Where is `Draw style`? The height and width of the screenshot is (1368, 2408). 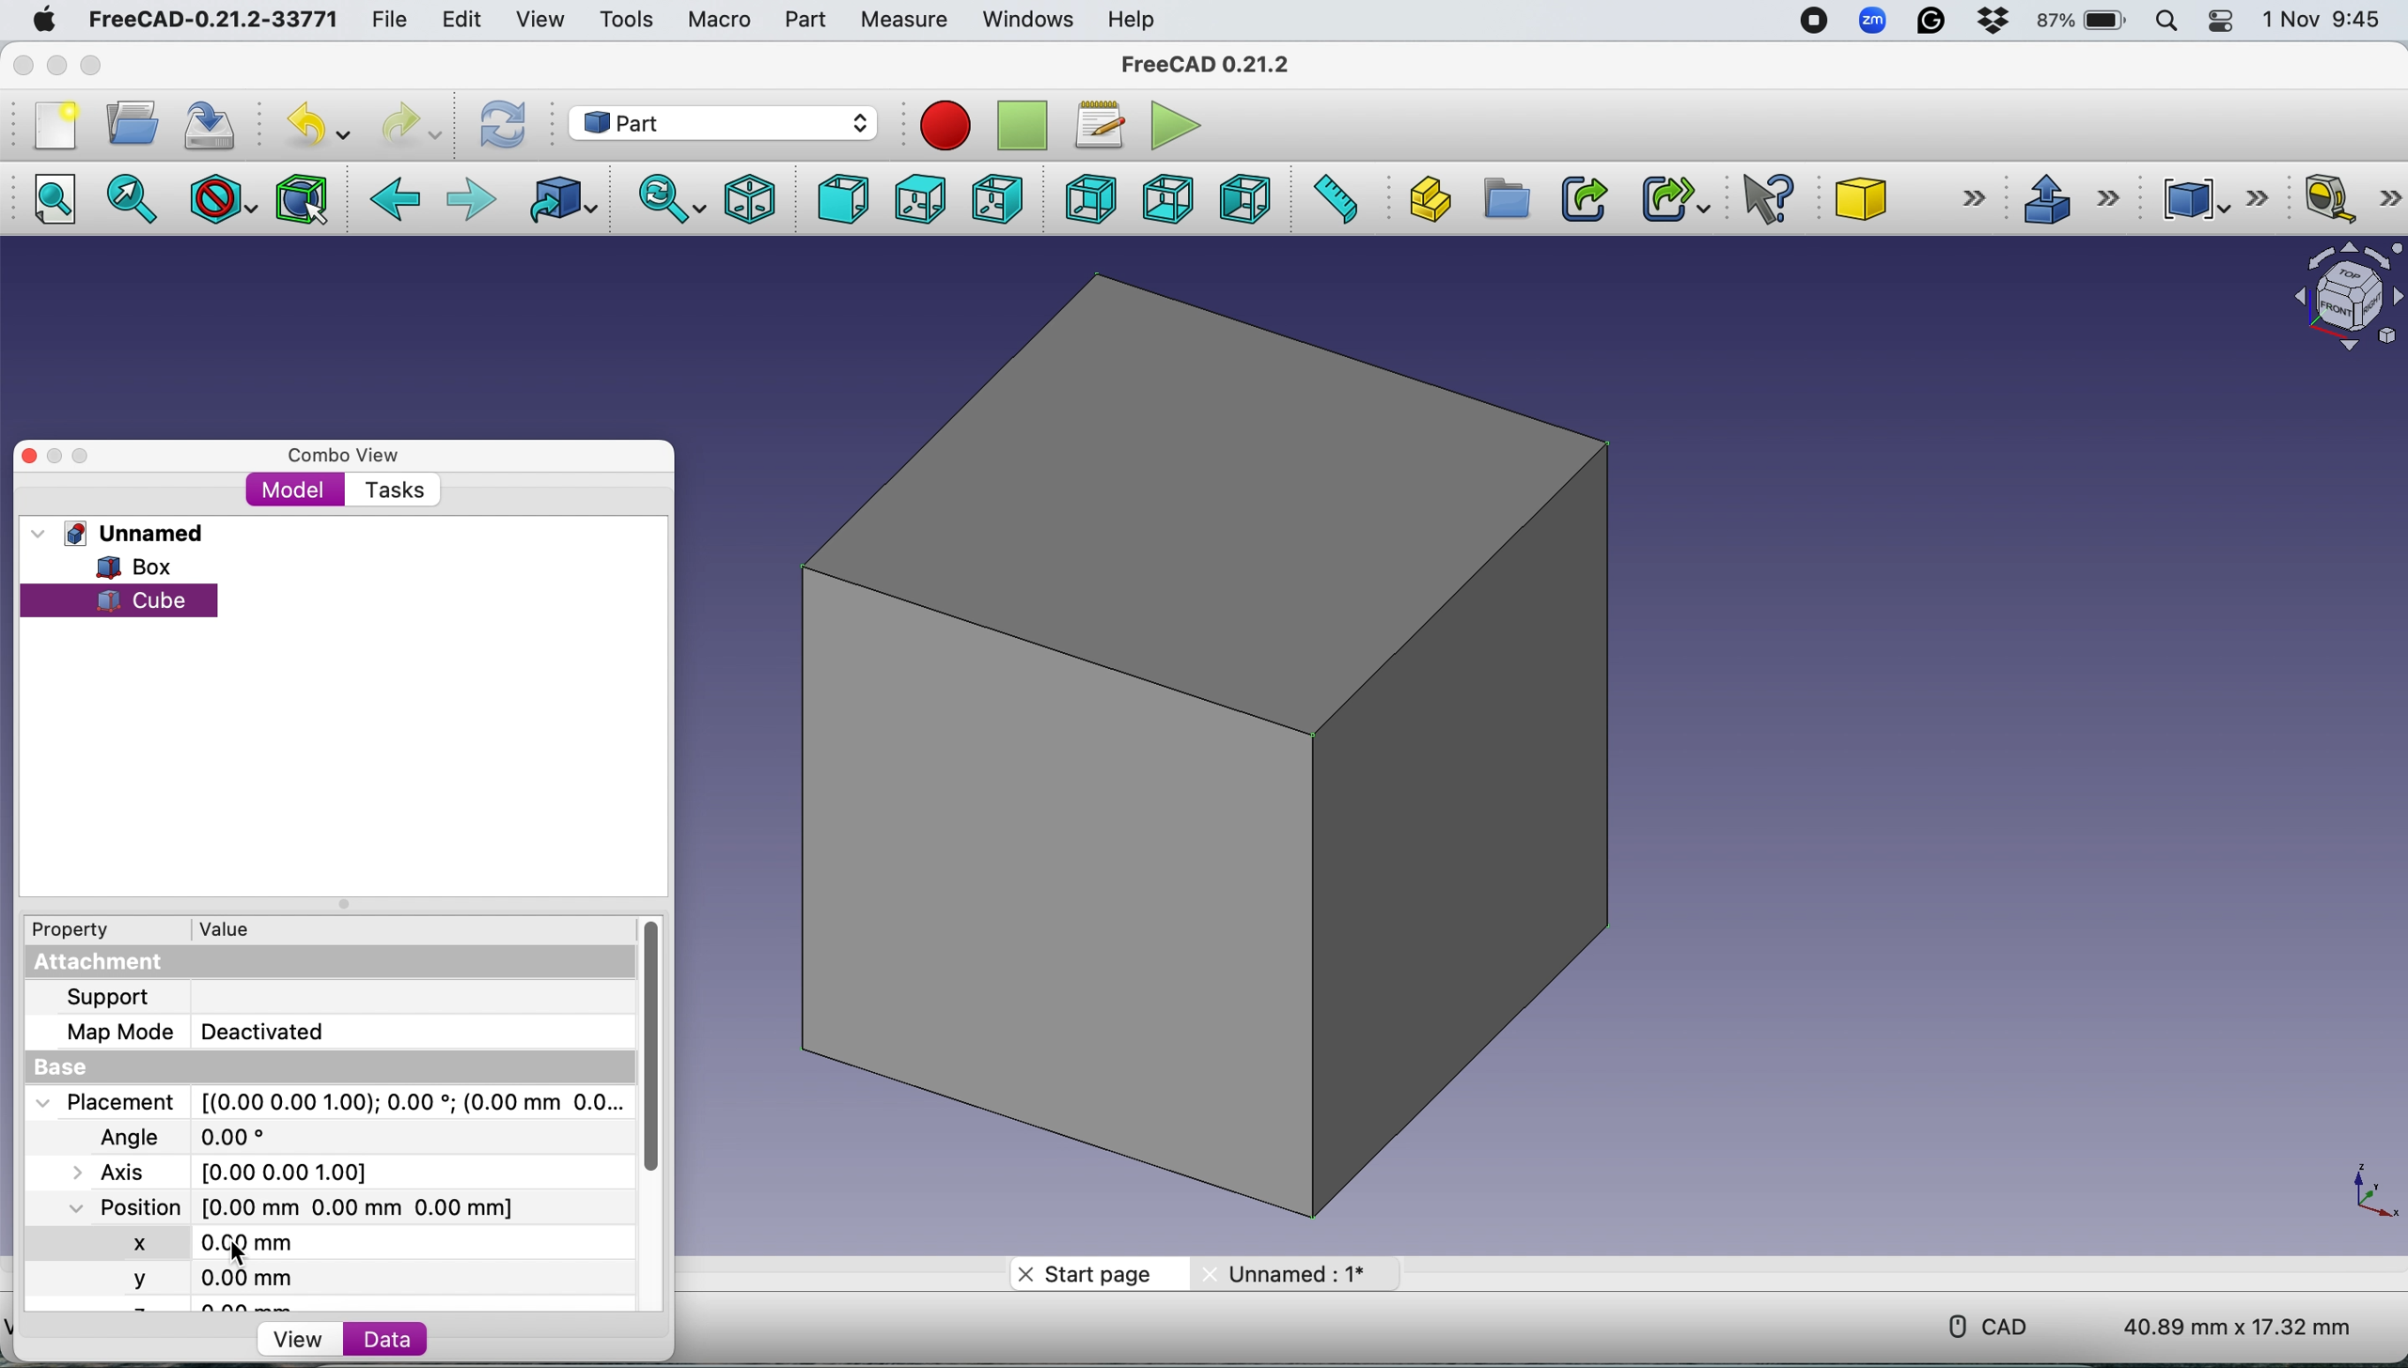
Draw style is located at coordinates (225, 199).